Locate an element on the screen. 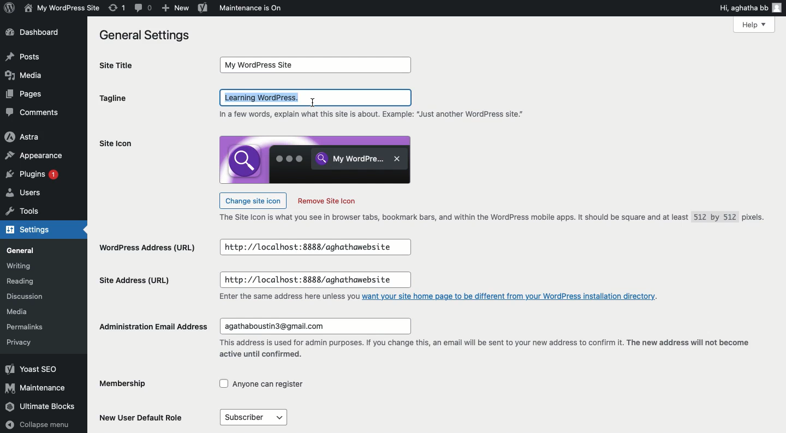 The image size is (786, 433). Media is located at coordinates (20, 312).